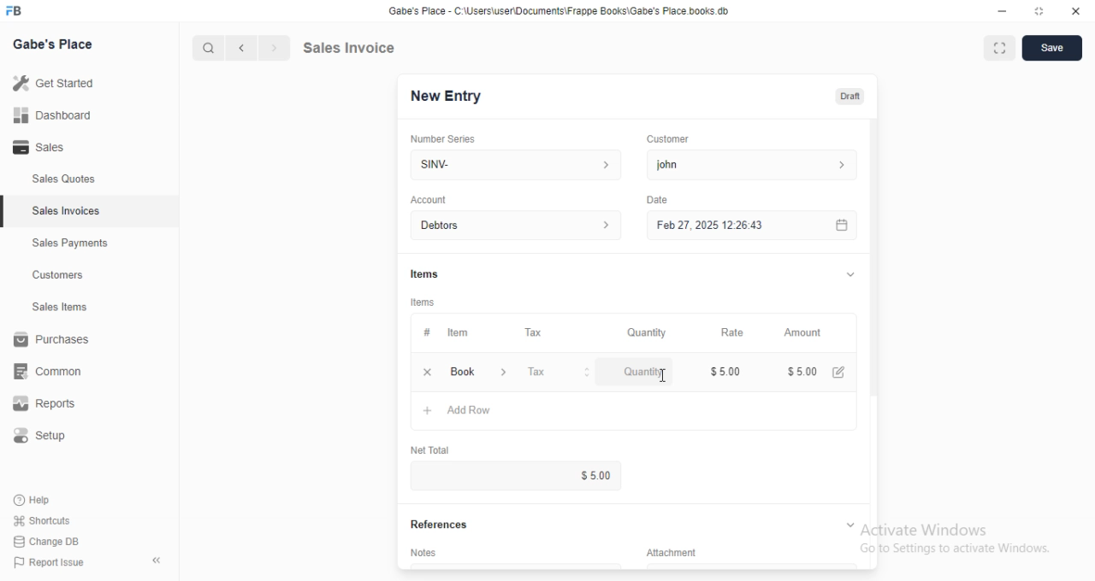 This screenshot has width=1095, height=581. I want to click on Next, so click(273, 46).